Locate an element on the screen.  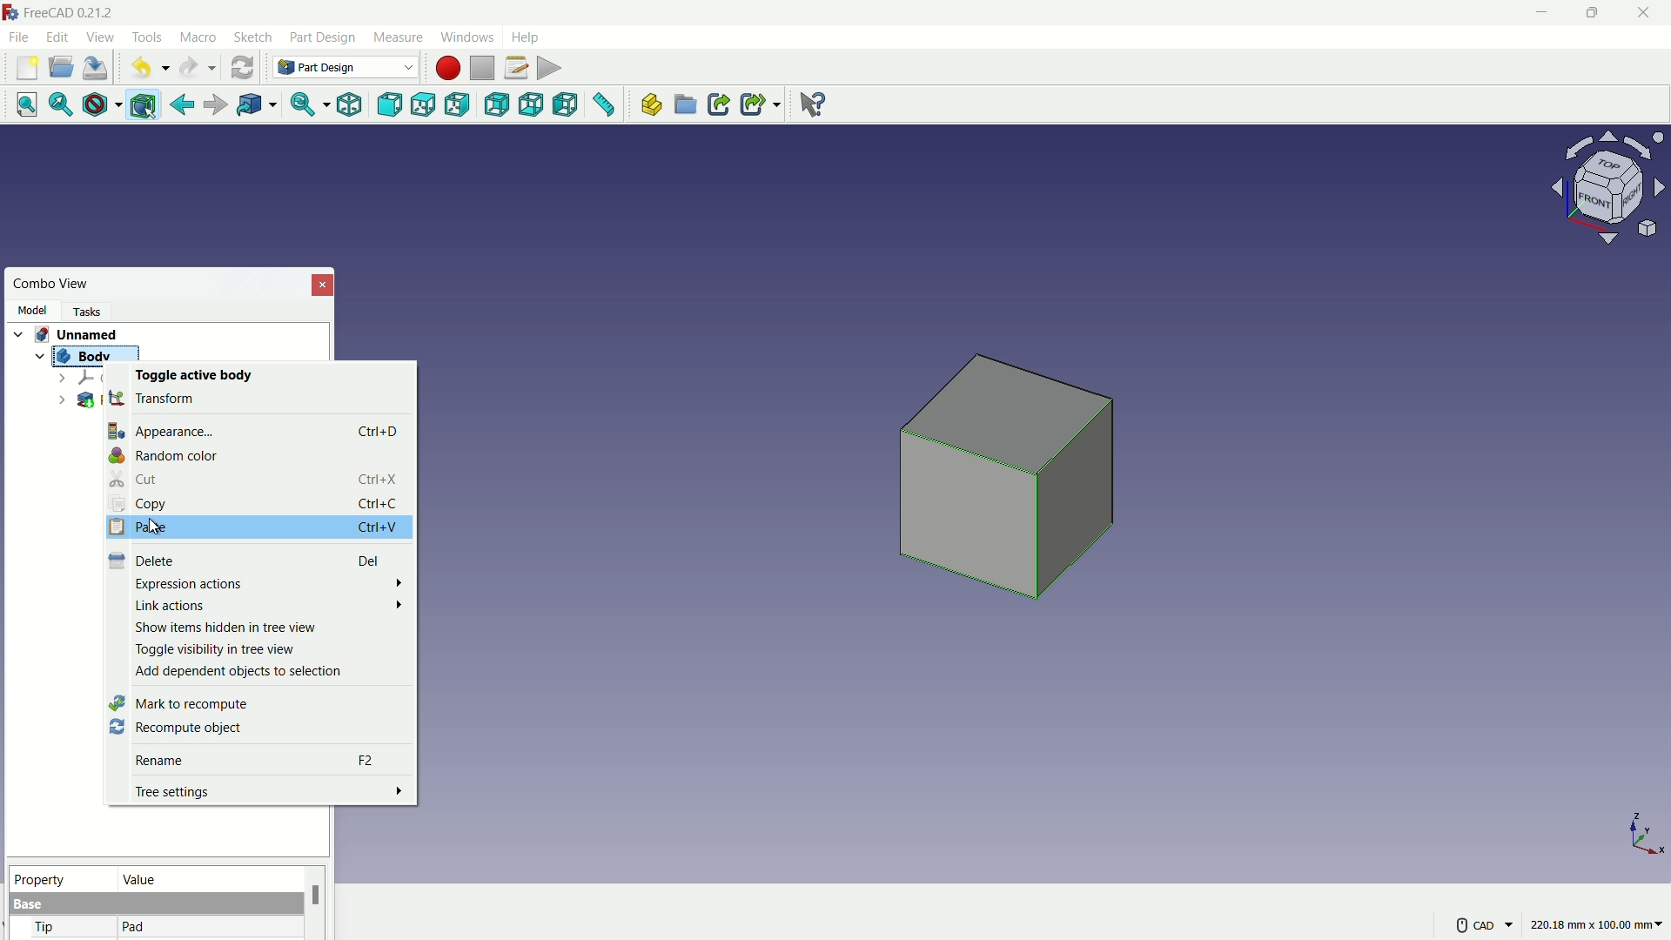
Part Design is located at coordinates (346, 67).